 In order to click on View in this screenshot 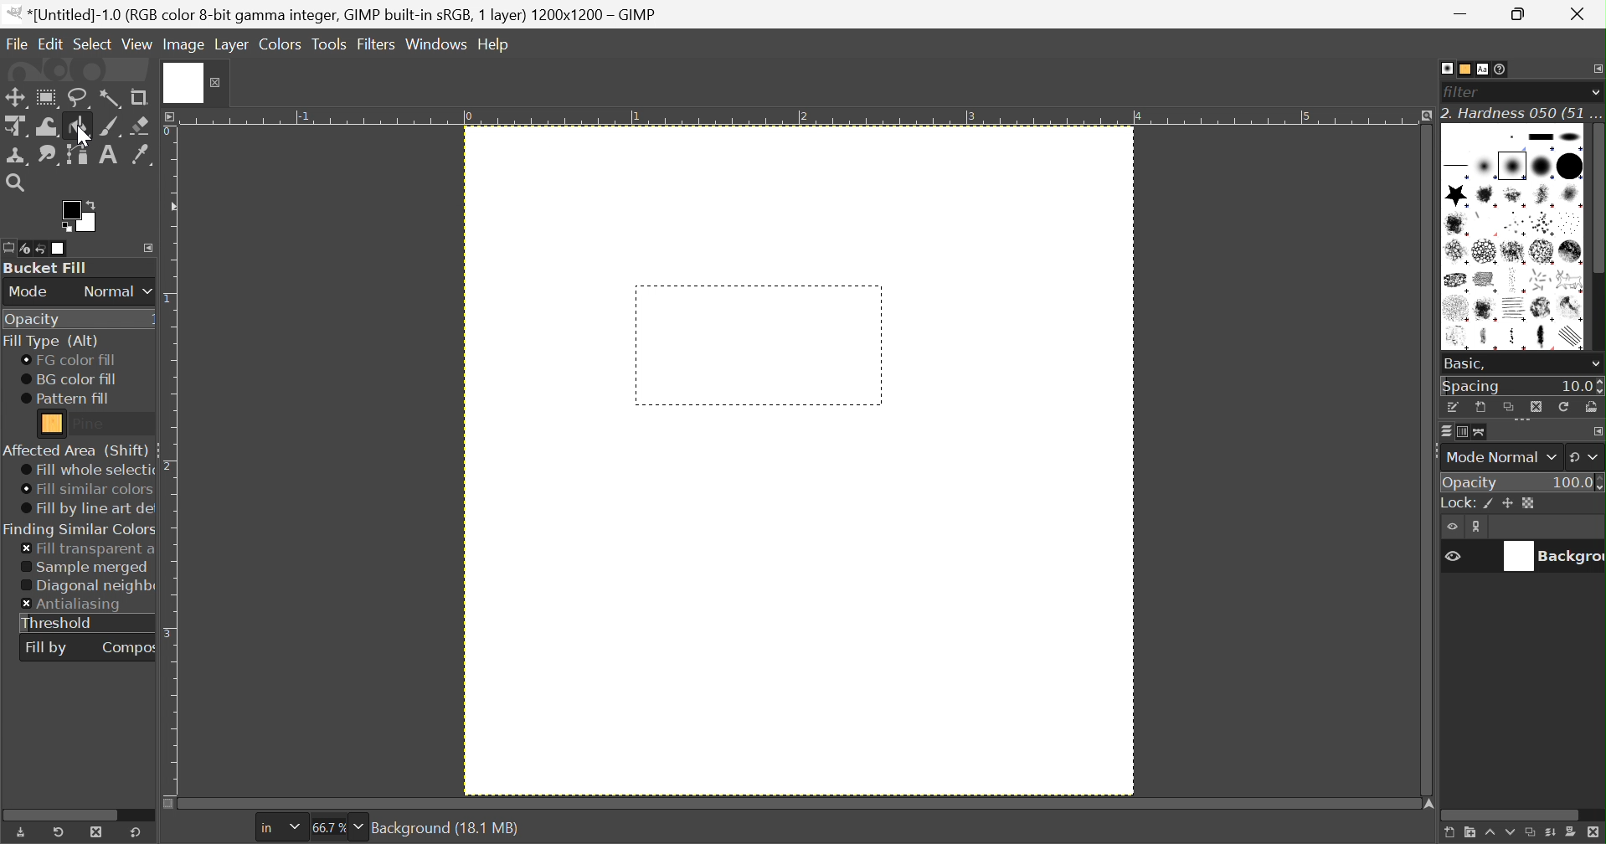, I will do `click(137, 45)`.